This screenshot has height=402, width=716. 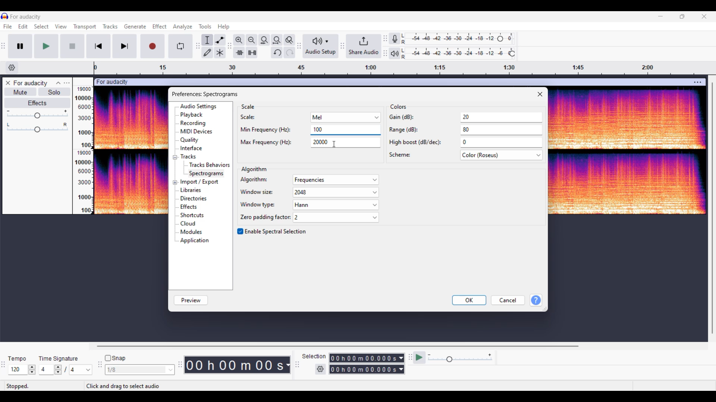 I want to click on zone padding factor, so click(x=307, y=217).